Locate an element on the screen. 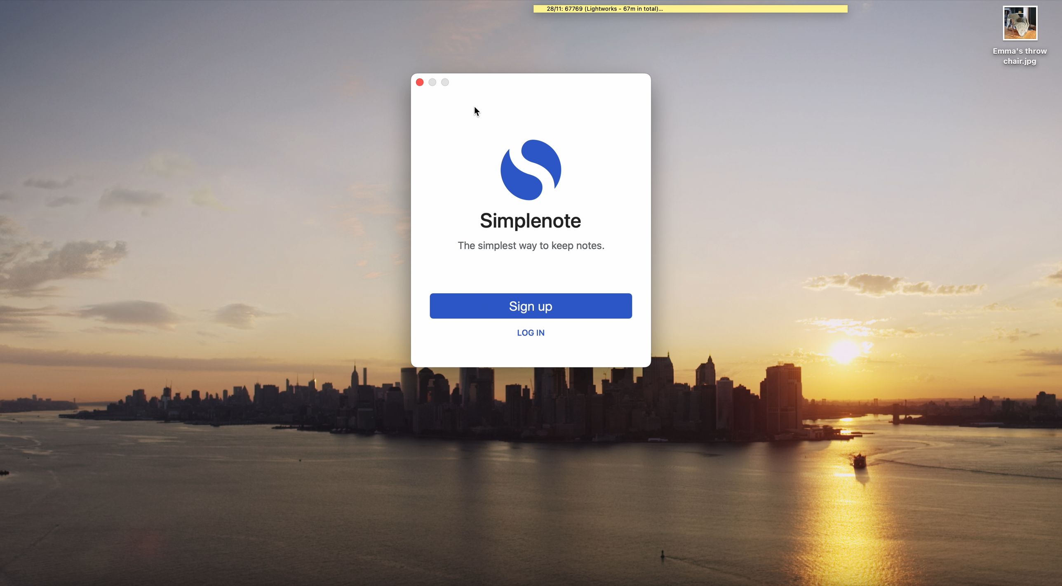  sign up is located at coordinates (532, 306).